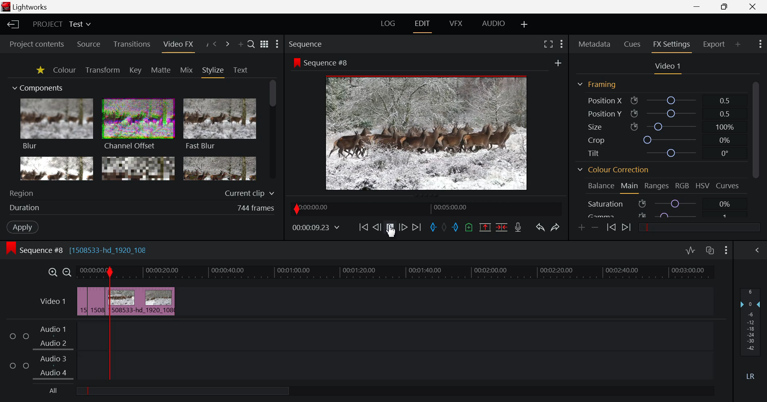  What do you see at coordinates (758, 250) in the screenshot?
I see `Show Audio Mix` at bounding box center [758, 250].